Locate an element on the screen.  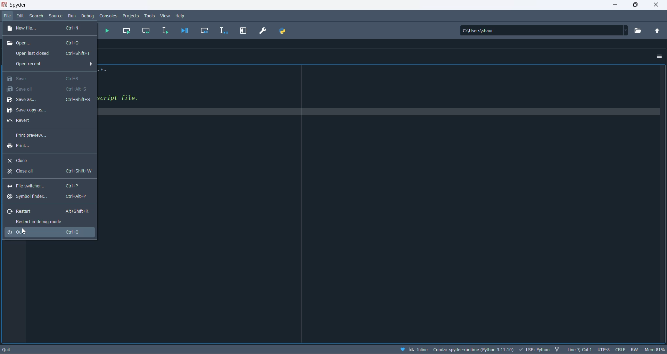
debug cell is located at coordinates (205, 32).